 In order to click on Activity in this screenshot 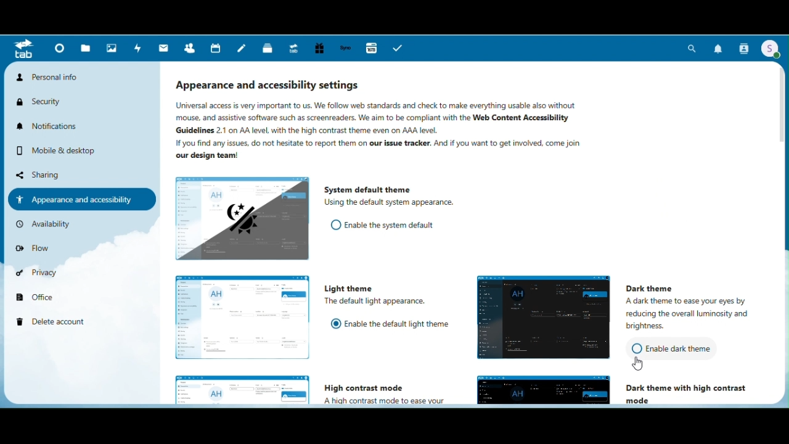, I will do `click(137, 49)`.